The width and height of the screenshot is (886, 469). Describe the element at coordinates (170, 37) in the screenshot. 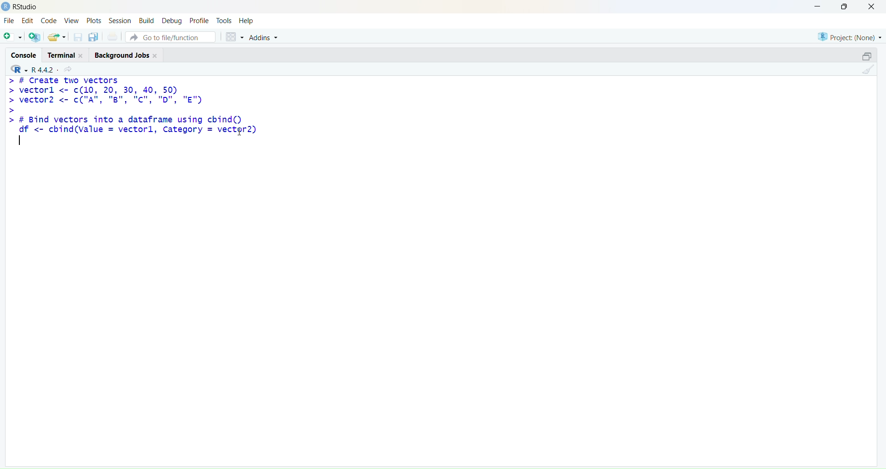

I see `Go to file/function` at that location.